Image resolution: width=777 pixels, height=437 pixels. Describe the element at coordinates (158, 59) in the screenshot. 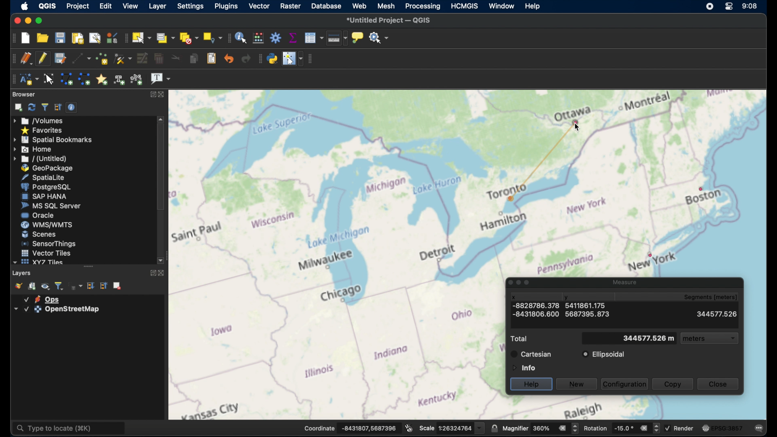

I see `delete selected` at that location.